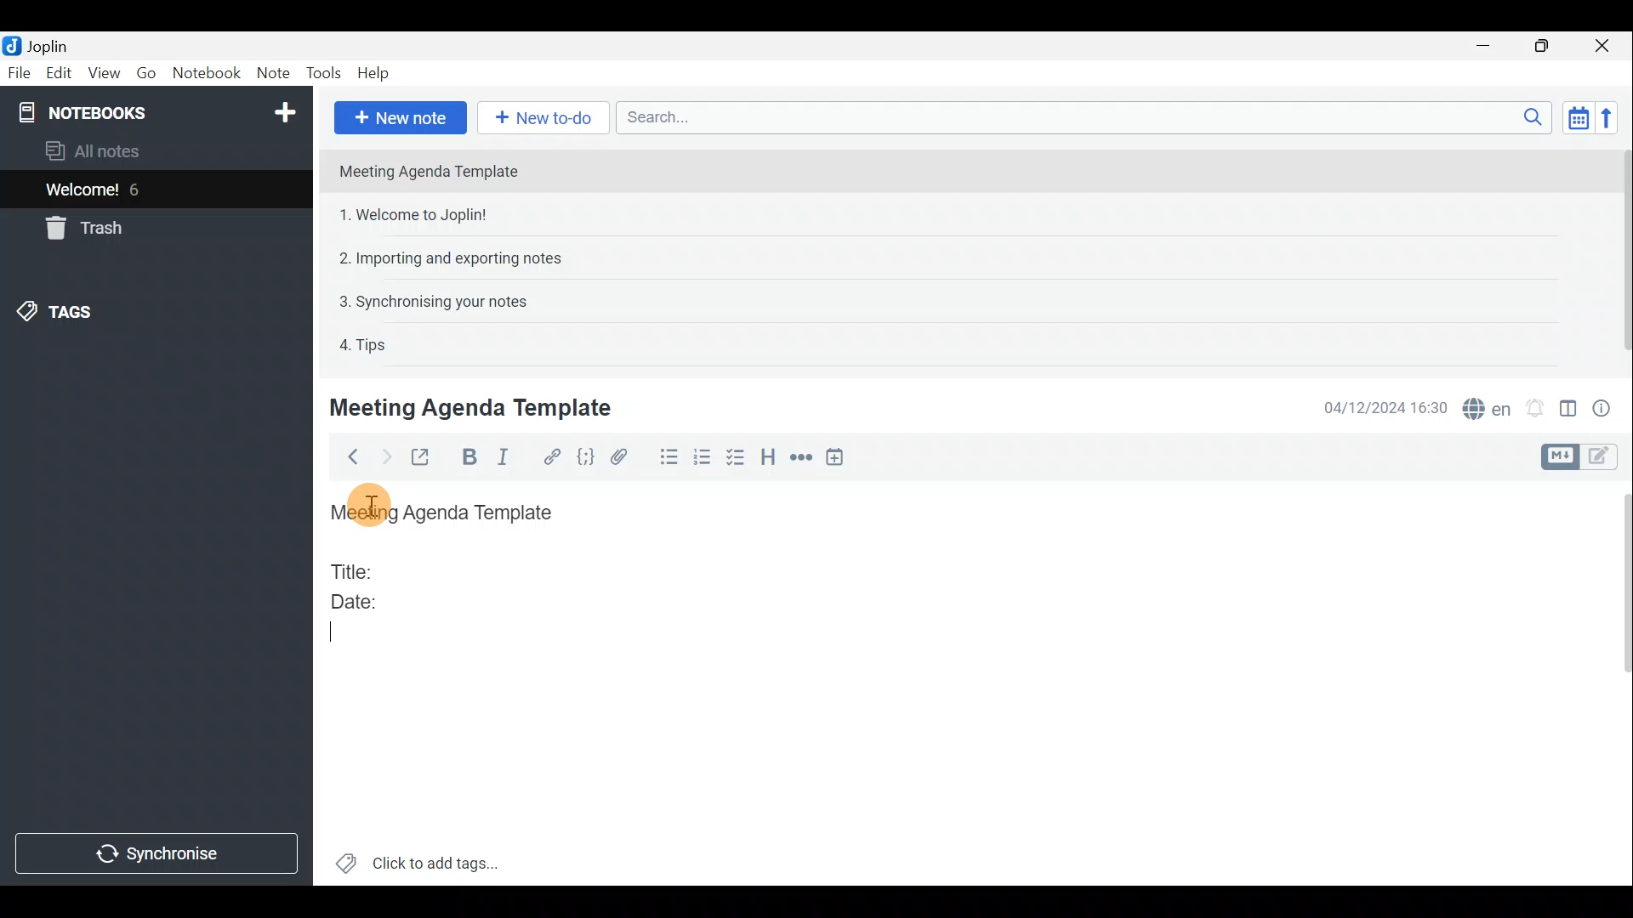 The width and height of the screenshot is (1633, 918). What do you see at coordinates (156, 853) in the screenshot?
I see `Synchronise` at bounding box center [156, 853].